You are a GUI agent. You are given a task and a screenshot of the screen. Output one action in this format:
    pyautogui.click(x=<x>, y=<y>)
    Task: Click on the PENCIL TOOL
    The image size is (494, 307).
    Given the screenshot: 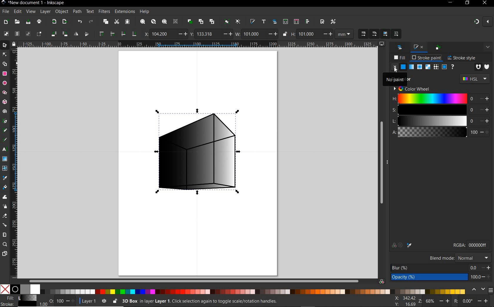 What is the action you would take?
    pyautogui.click(x=5, y=131)
    